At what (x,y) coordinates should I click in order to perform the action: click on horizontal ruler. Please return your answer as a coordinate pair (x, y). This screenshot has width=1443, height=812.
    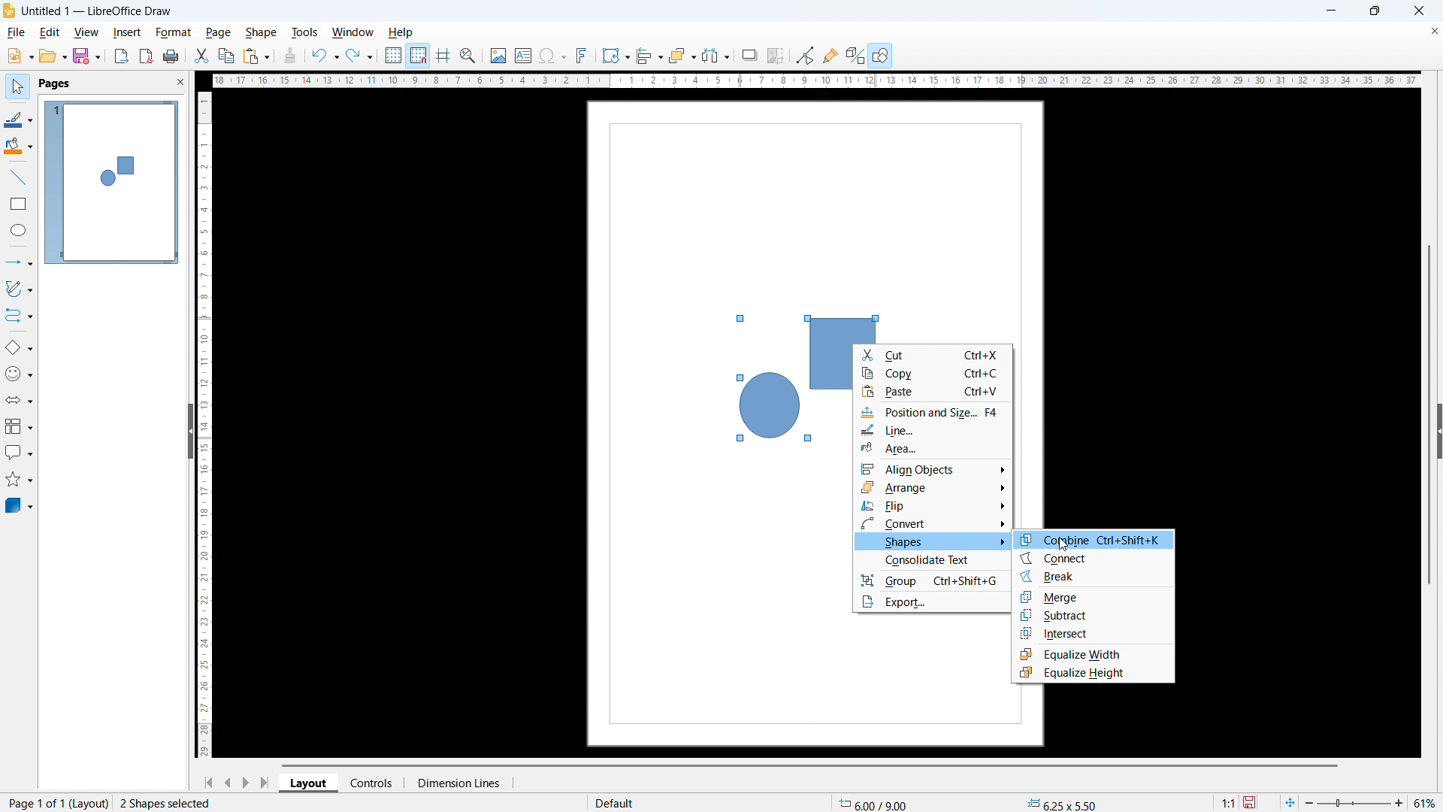
    Looking at the image, I should click on (815, 80).